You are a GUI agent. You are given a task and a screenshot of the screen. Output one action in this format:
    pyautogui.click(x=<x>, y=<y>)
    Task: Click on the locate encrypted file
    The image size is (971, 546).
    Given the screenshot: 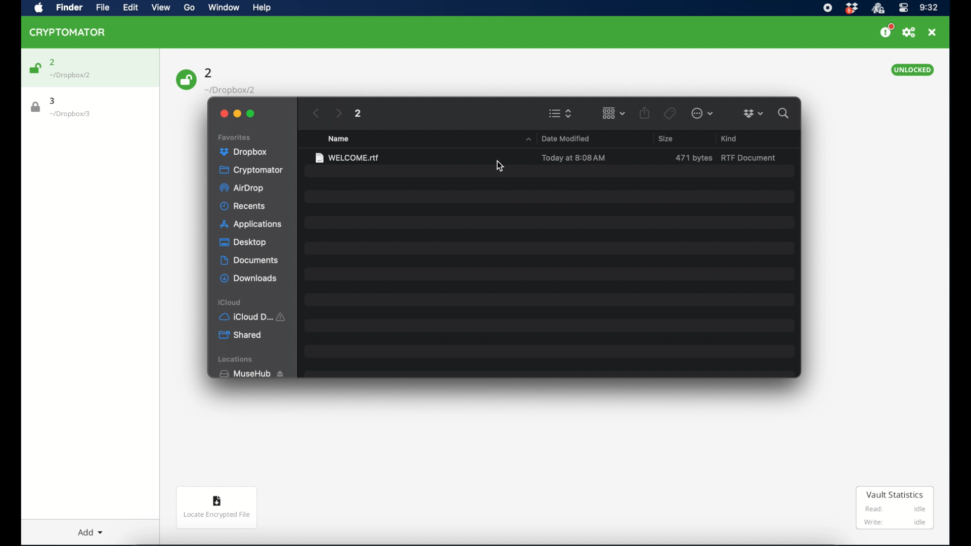 What is the action you would take?
    pyautogui.click(x=216, y=507)
    